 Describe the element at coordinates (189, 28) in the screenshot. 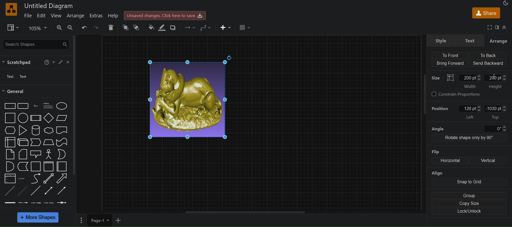

I see `waypoints` at that location.